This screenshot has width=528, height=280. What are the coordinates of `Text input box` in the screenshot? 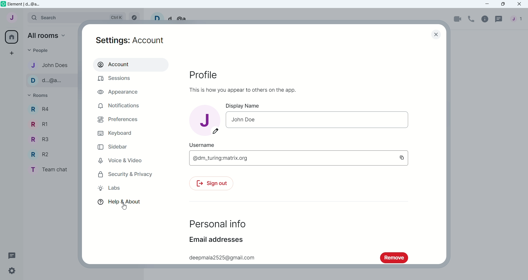 It's located at (306, 159).